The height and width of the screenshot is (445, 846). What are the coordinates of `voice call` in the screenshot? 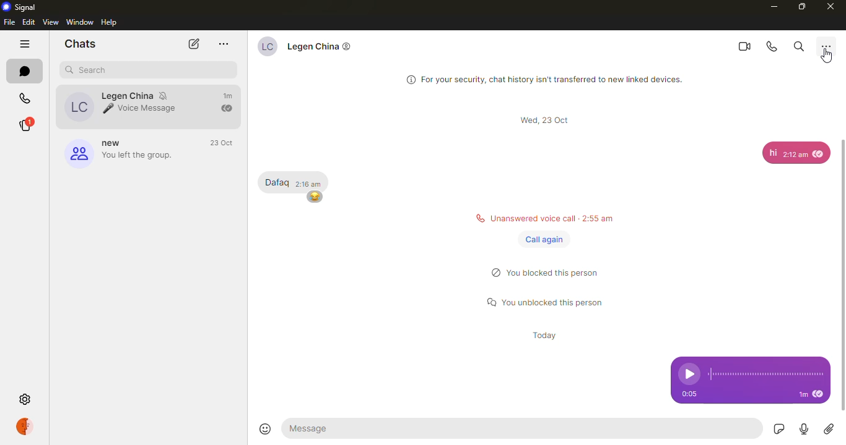 It's located at (772, 45).